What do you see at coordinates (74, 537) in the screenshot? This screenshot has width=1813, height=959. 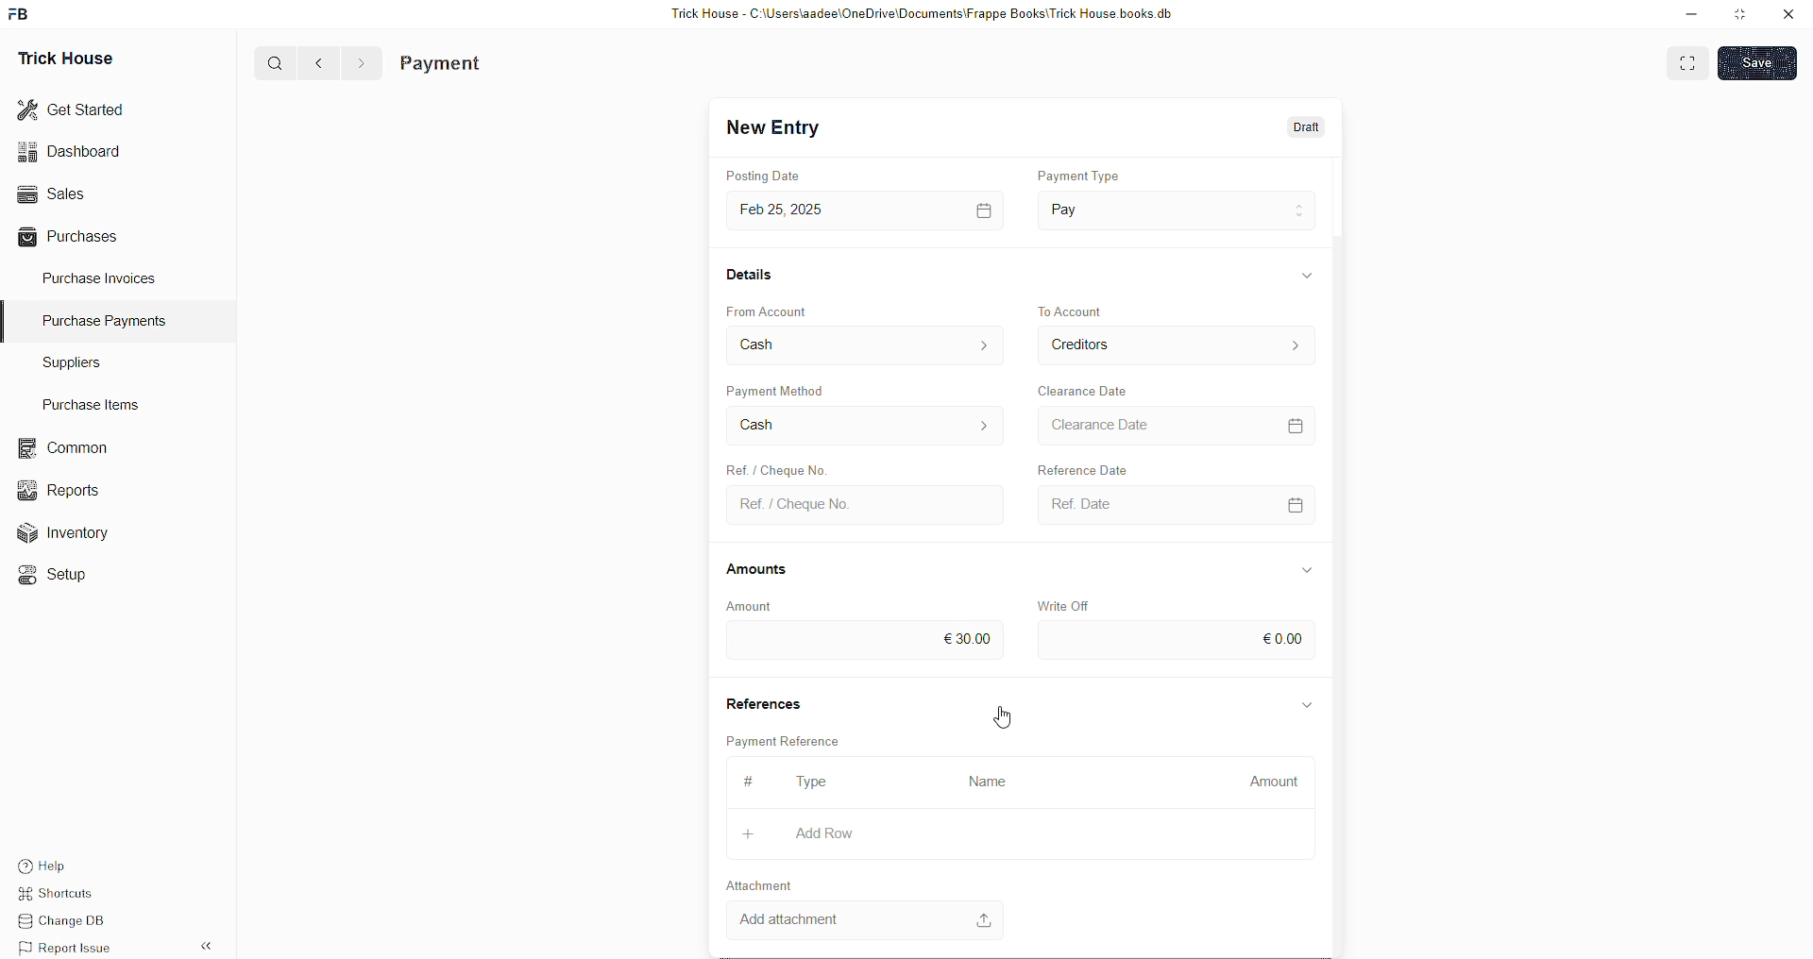 I see `Inventory` at bounding box center [74, 537].